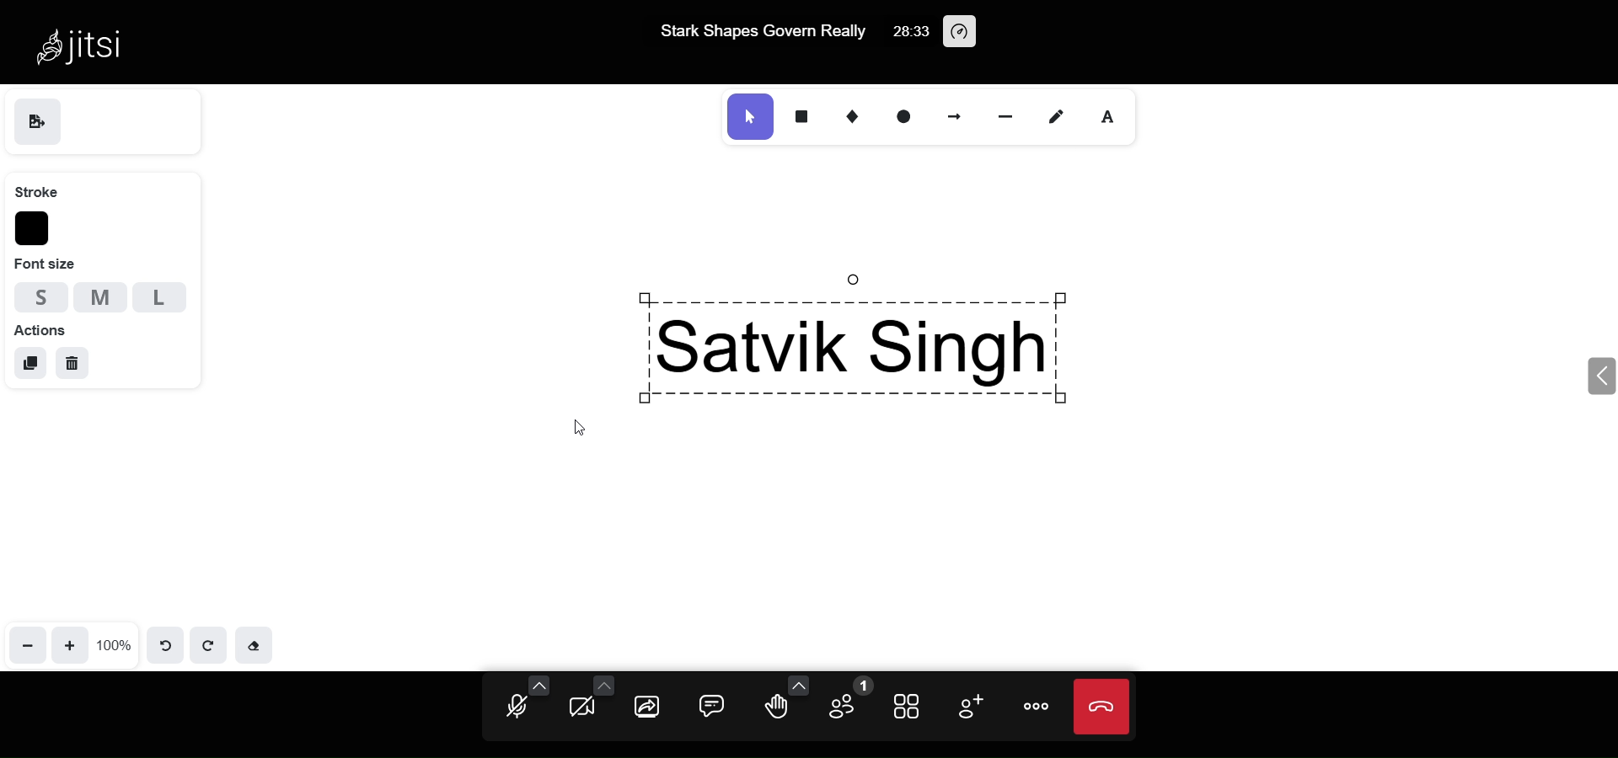 The image size is (1618, 758). I want to click on actions, so click(40, 331).